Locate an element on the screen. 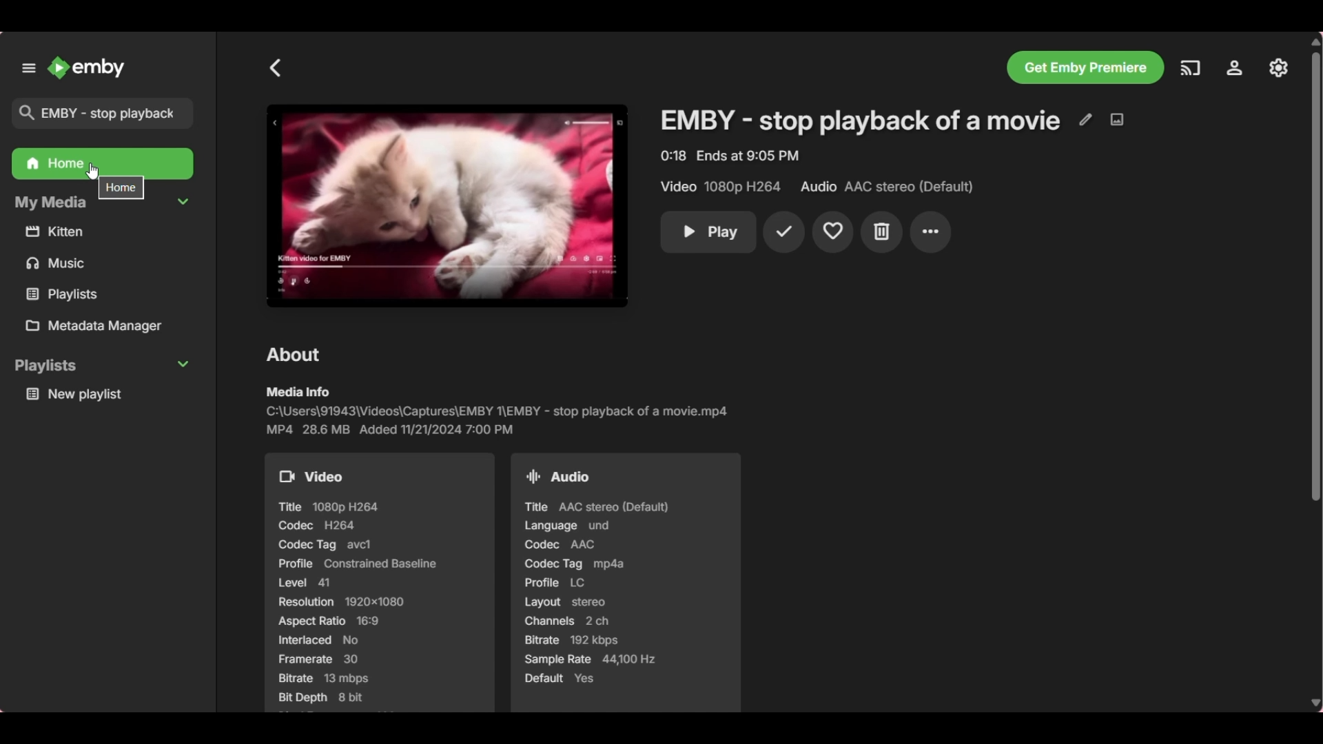 The image size is (1323, 744). Movie preview is located at coordinates (447, 206).